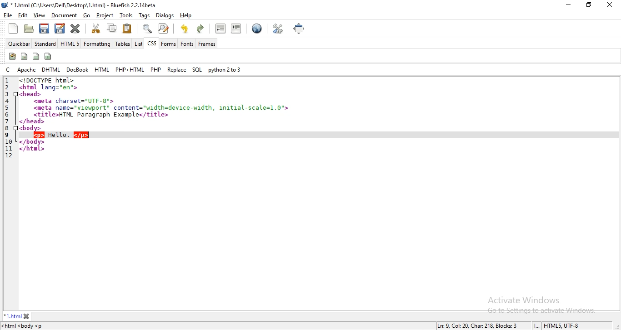  I want to click on project, so click(104, 15).